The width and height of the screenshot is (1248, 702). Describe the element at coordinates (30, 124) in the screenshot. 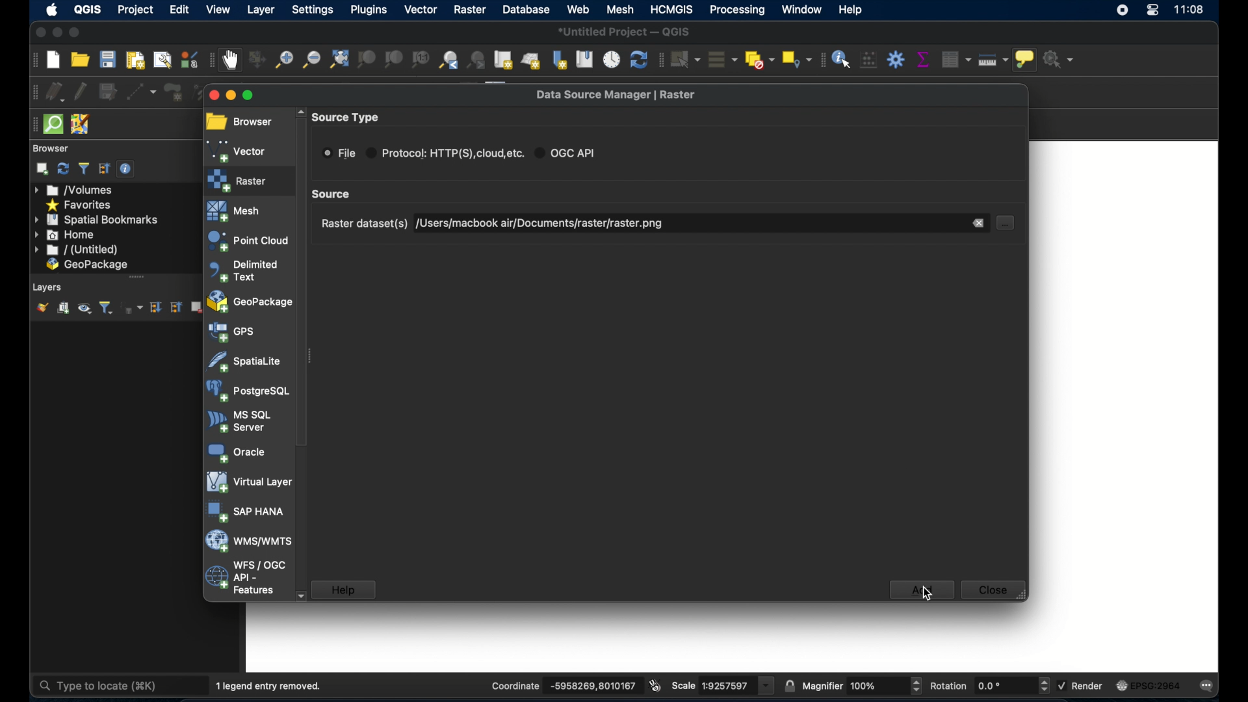

I see `drag handle` at that location.